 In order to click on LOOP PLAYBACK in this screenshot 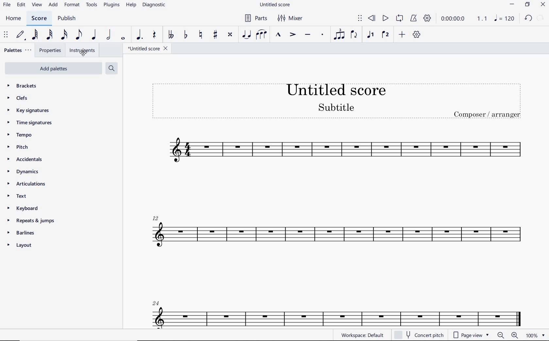, I will do `click(399, 20)`.